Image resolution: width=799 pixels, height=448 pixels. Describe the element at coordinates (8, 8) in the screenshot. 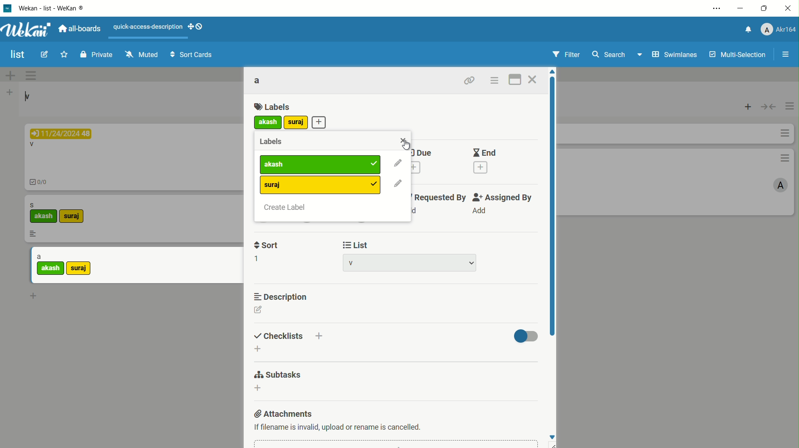

I see `app icon` at that location.